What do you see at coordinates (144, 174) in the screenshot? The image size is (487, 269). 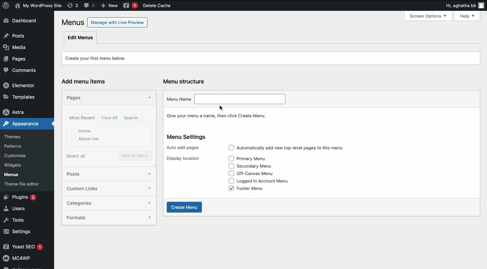 I see `show` at bounding box center [144, 174].